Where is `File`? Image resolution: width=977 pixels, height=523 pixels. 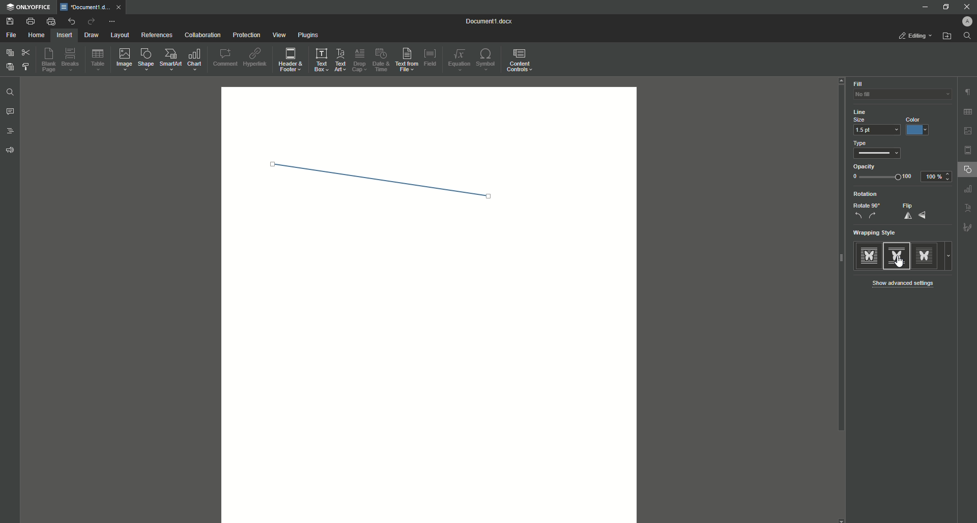 File is located at coordinates (12, 36).